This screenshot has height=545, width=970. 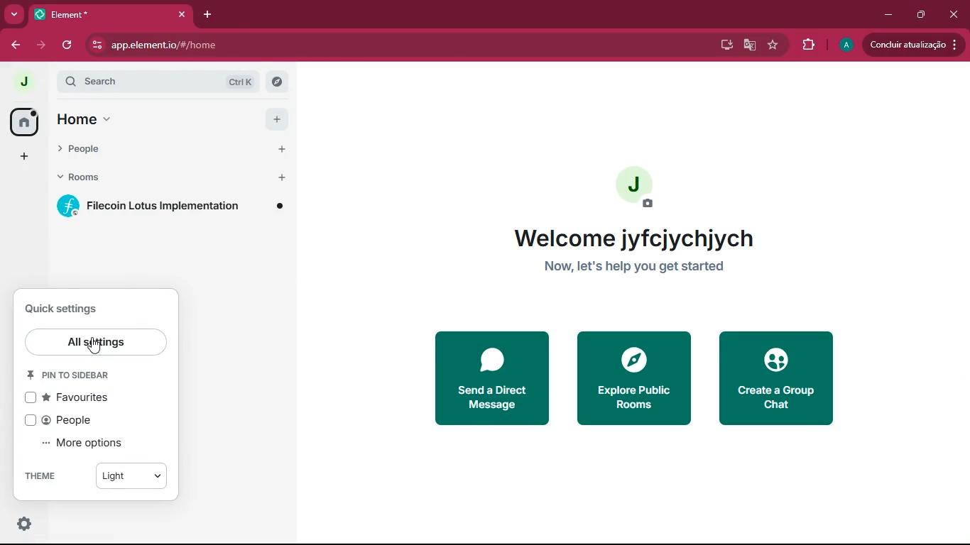 I want to click on maximize, so click(x=918, y=15).